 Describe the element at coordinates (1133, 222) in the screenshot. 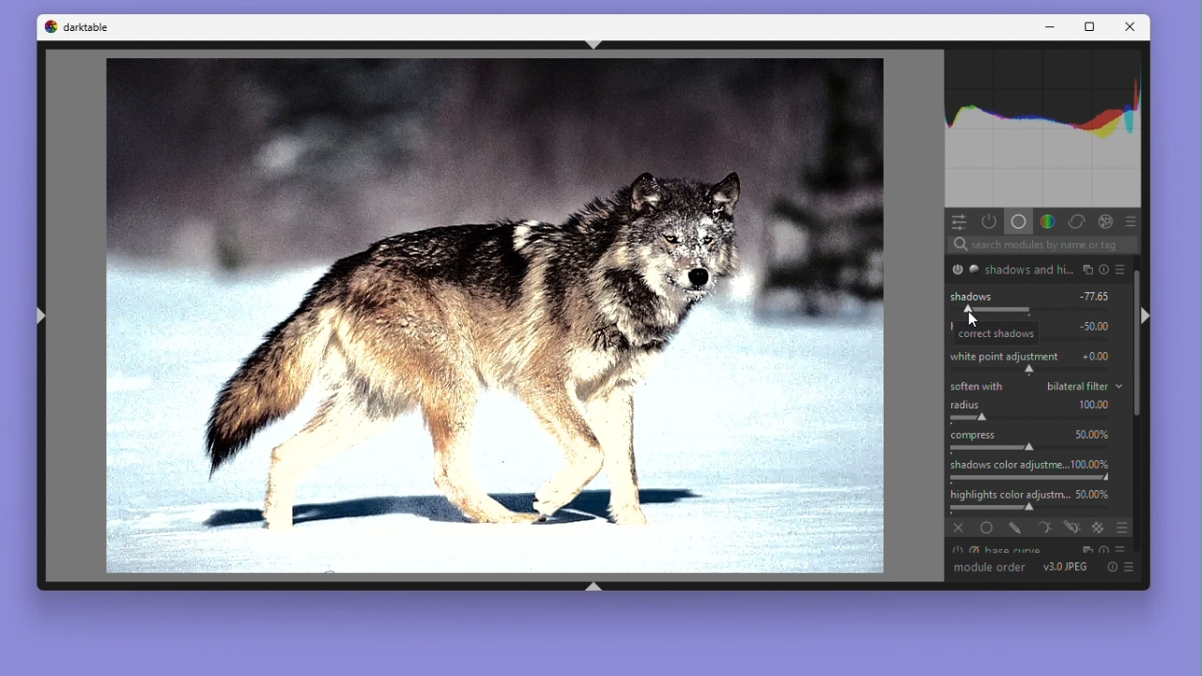

I see `preset` at that location.